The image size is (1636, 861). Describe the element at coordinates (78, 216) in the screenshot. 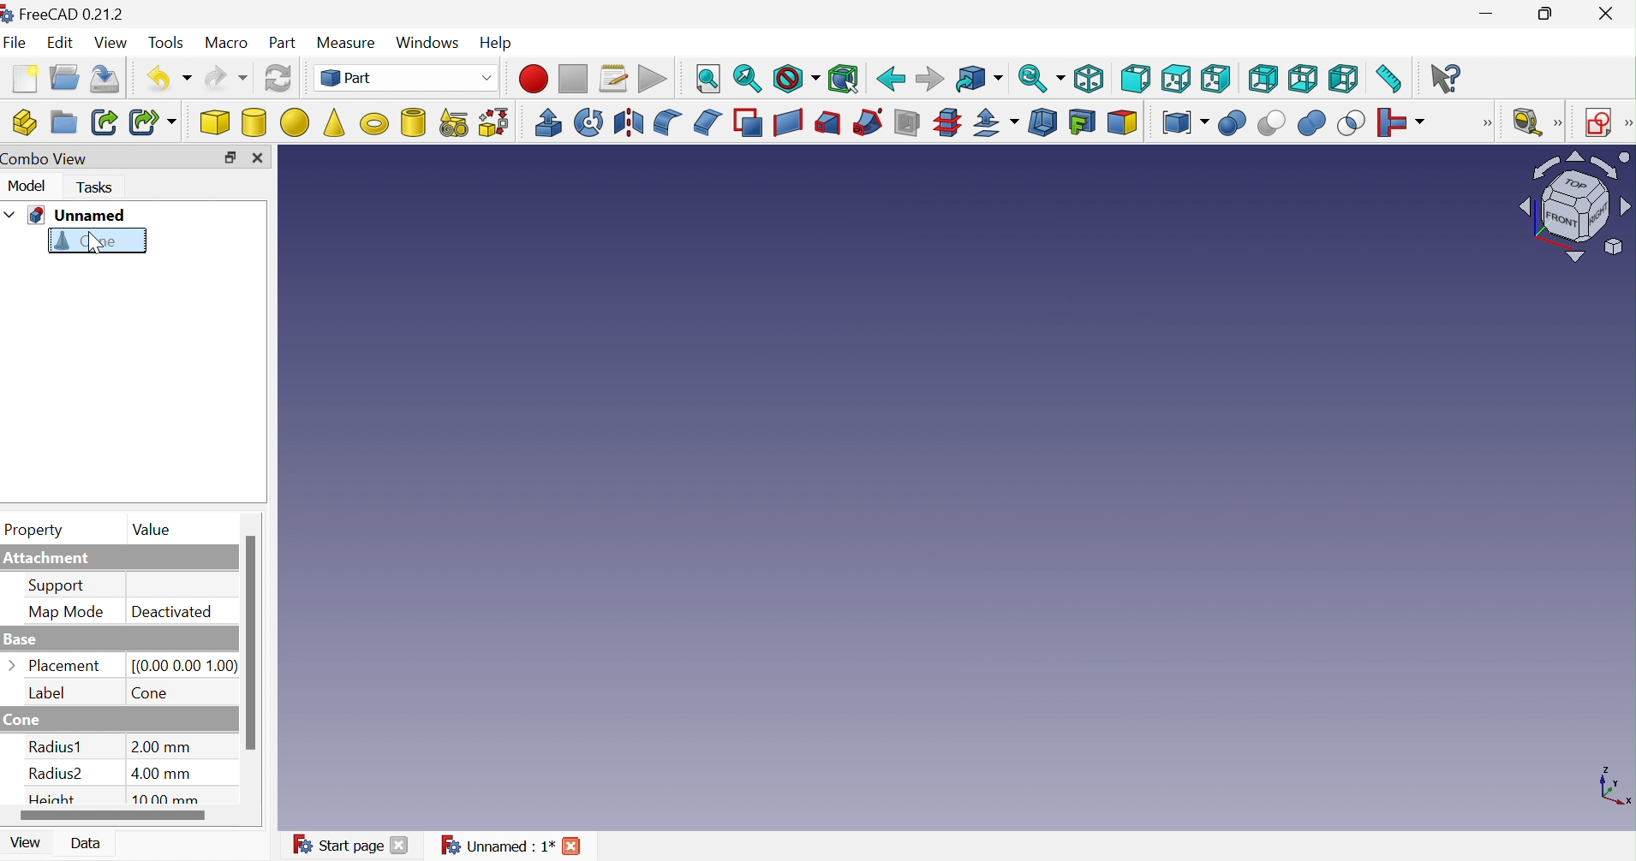

I see `Unnamed` at that location.